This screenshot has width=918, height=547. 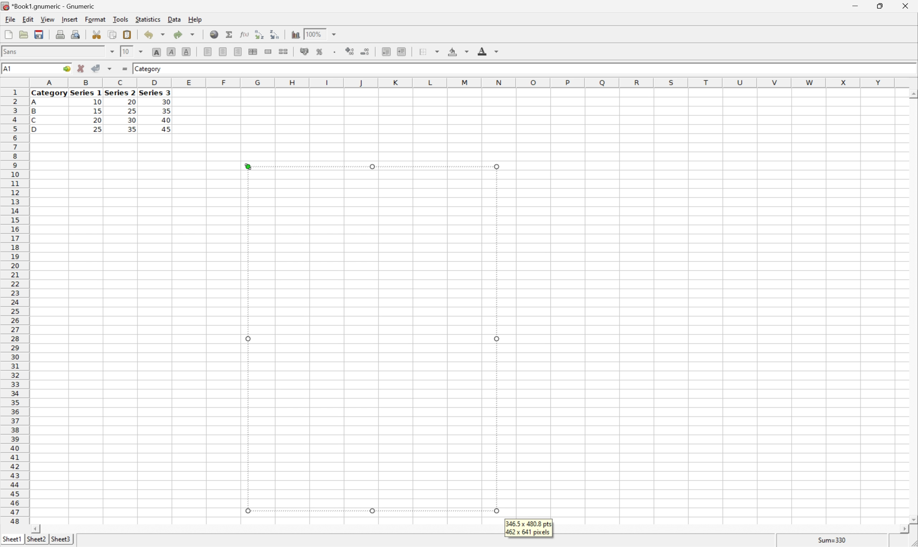 What do you see at coordinates (372, 339) in the screenshot?
I see `selected area` at bounding box center [372, 339].